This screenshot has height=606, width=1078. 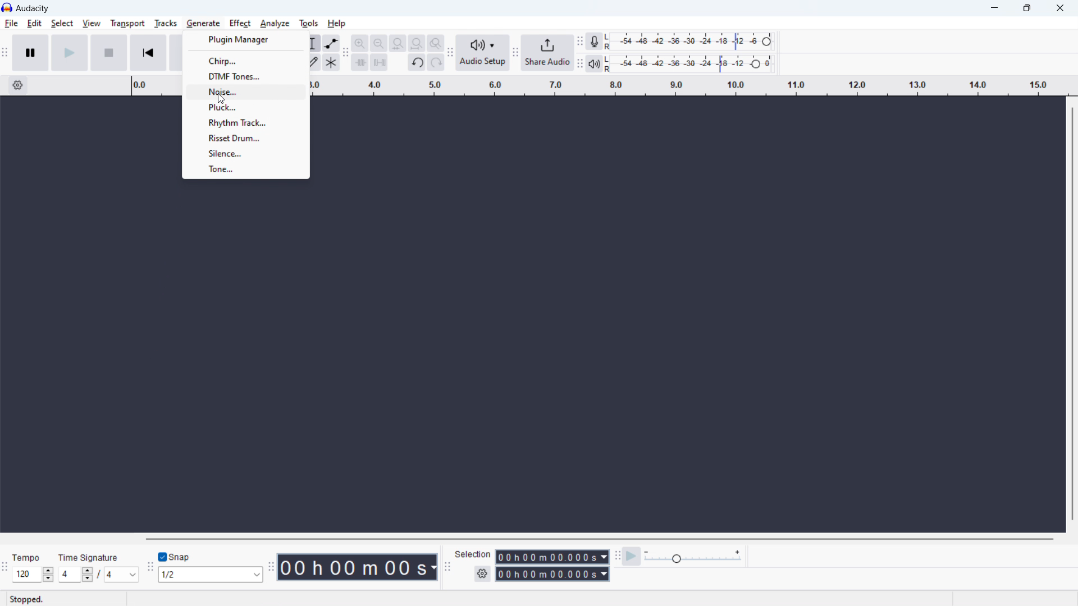 What do you see at coordinates (245, 108) in the screenshot?
I see `pluck` at bounding box center [245, 108].